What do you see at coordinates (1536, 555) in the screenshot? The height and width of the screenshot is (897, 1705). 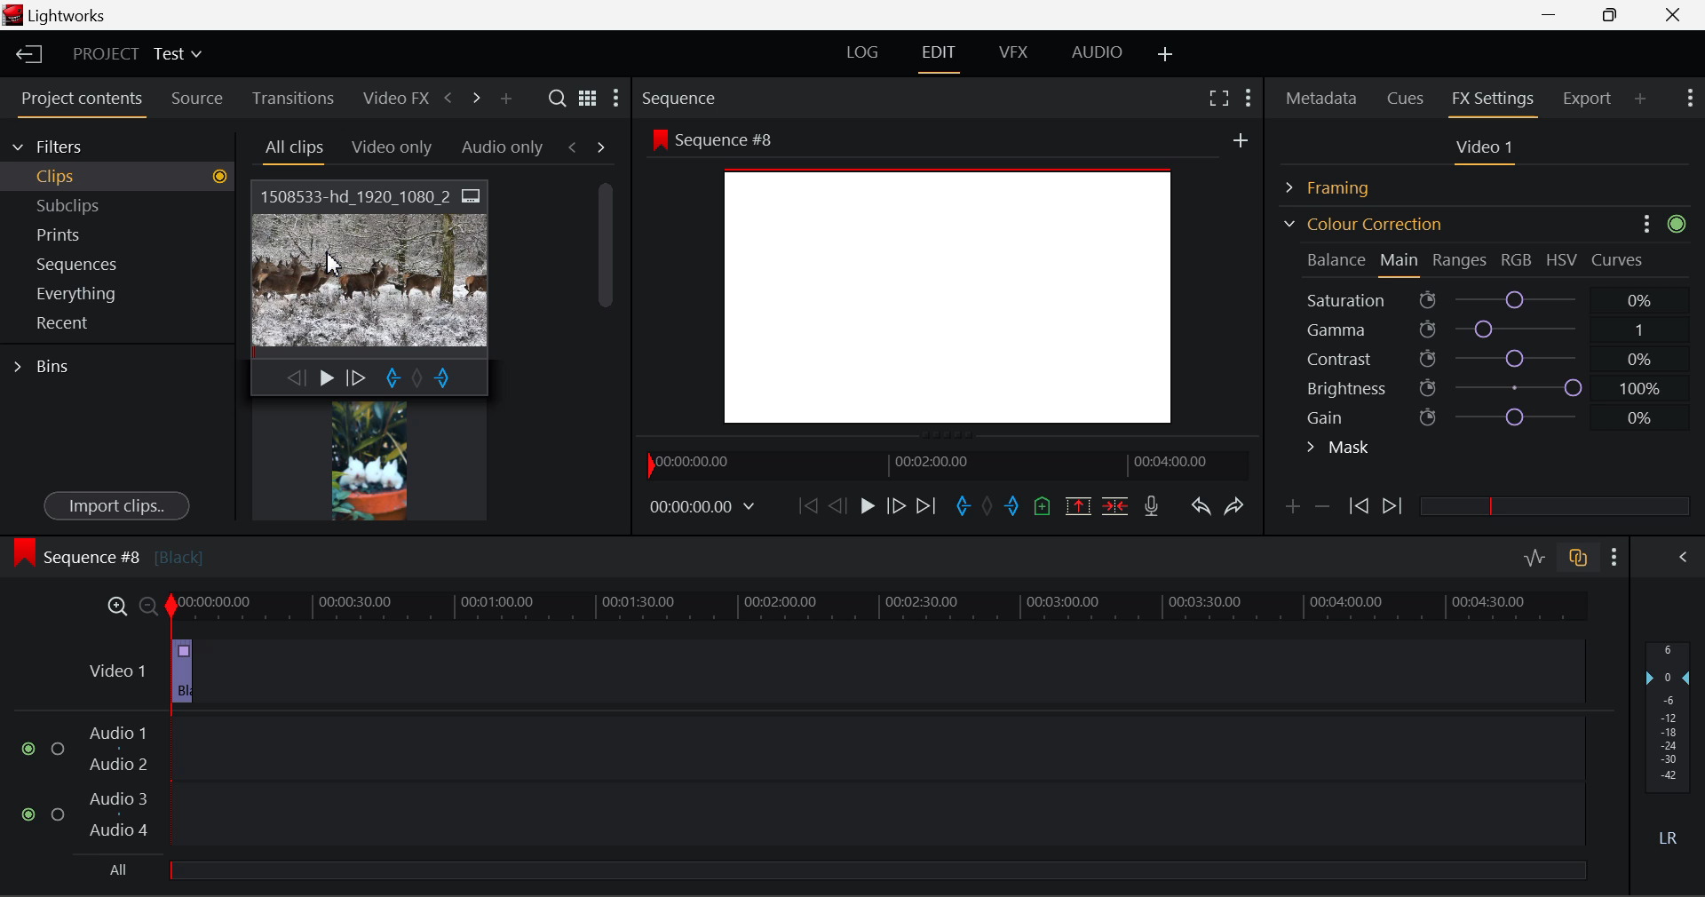 I see `Toggle audio editing levels` at bounding box center [1536, 555].